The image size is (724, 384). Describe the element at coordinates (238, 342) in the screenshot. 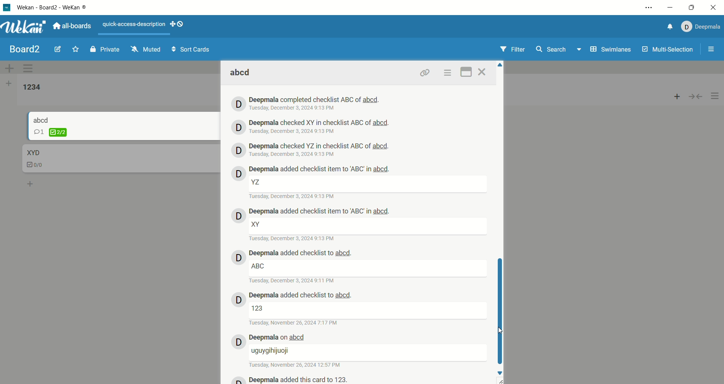

I see `avatar` at that location.